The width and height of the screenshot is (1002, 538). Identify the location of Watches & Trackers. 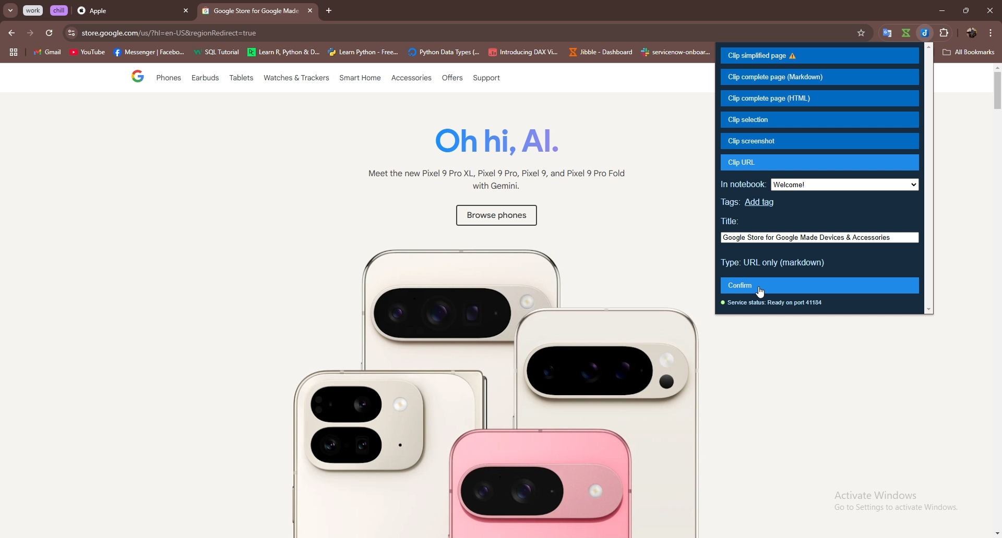
(297, 79).